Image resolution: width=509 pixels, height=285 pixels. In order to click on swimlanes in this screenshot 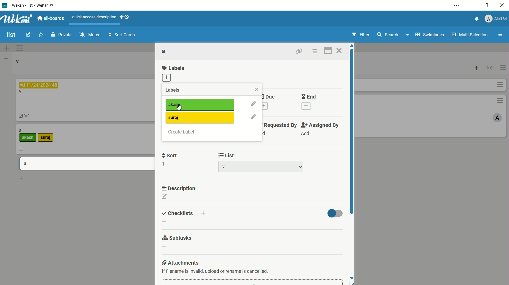, I will do `click(425, 34)`.